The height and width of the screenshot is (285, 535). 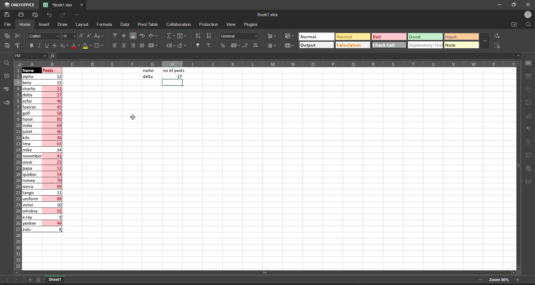 I want to click on replace, so click(x=497, y=36).